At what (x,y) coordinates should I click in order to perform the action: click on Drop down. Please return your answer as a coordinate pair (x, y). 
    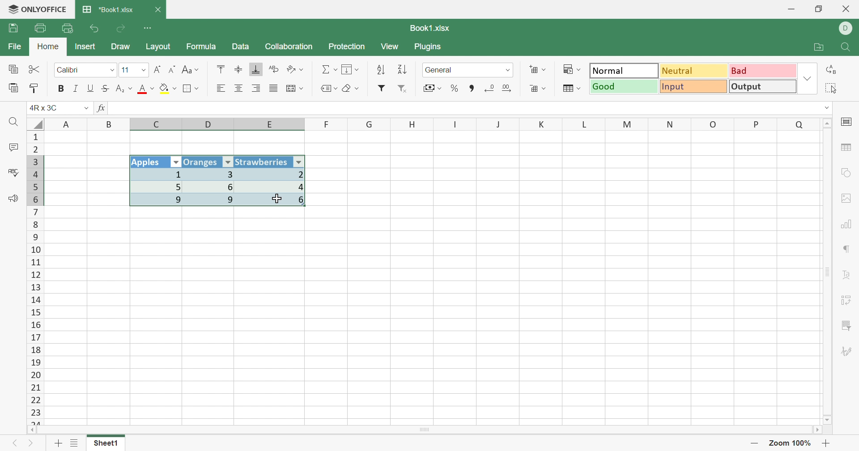
    Looking at the image, I should click on (84, 108).